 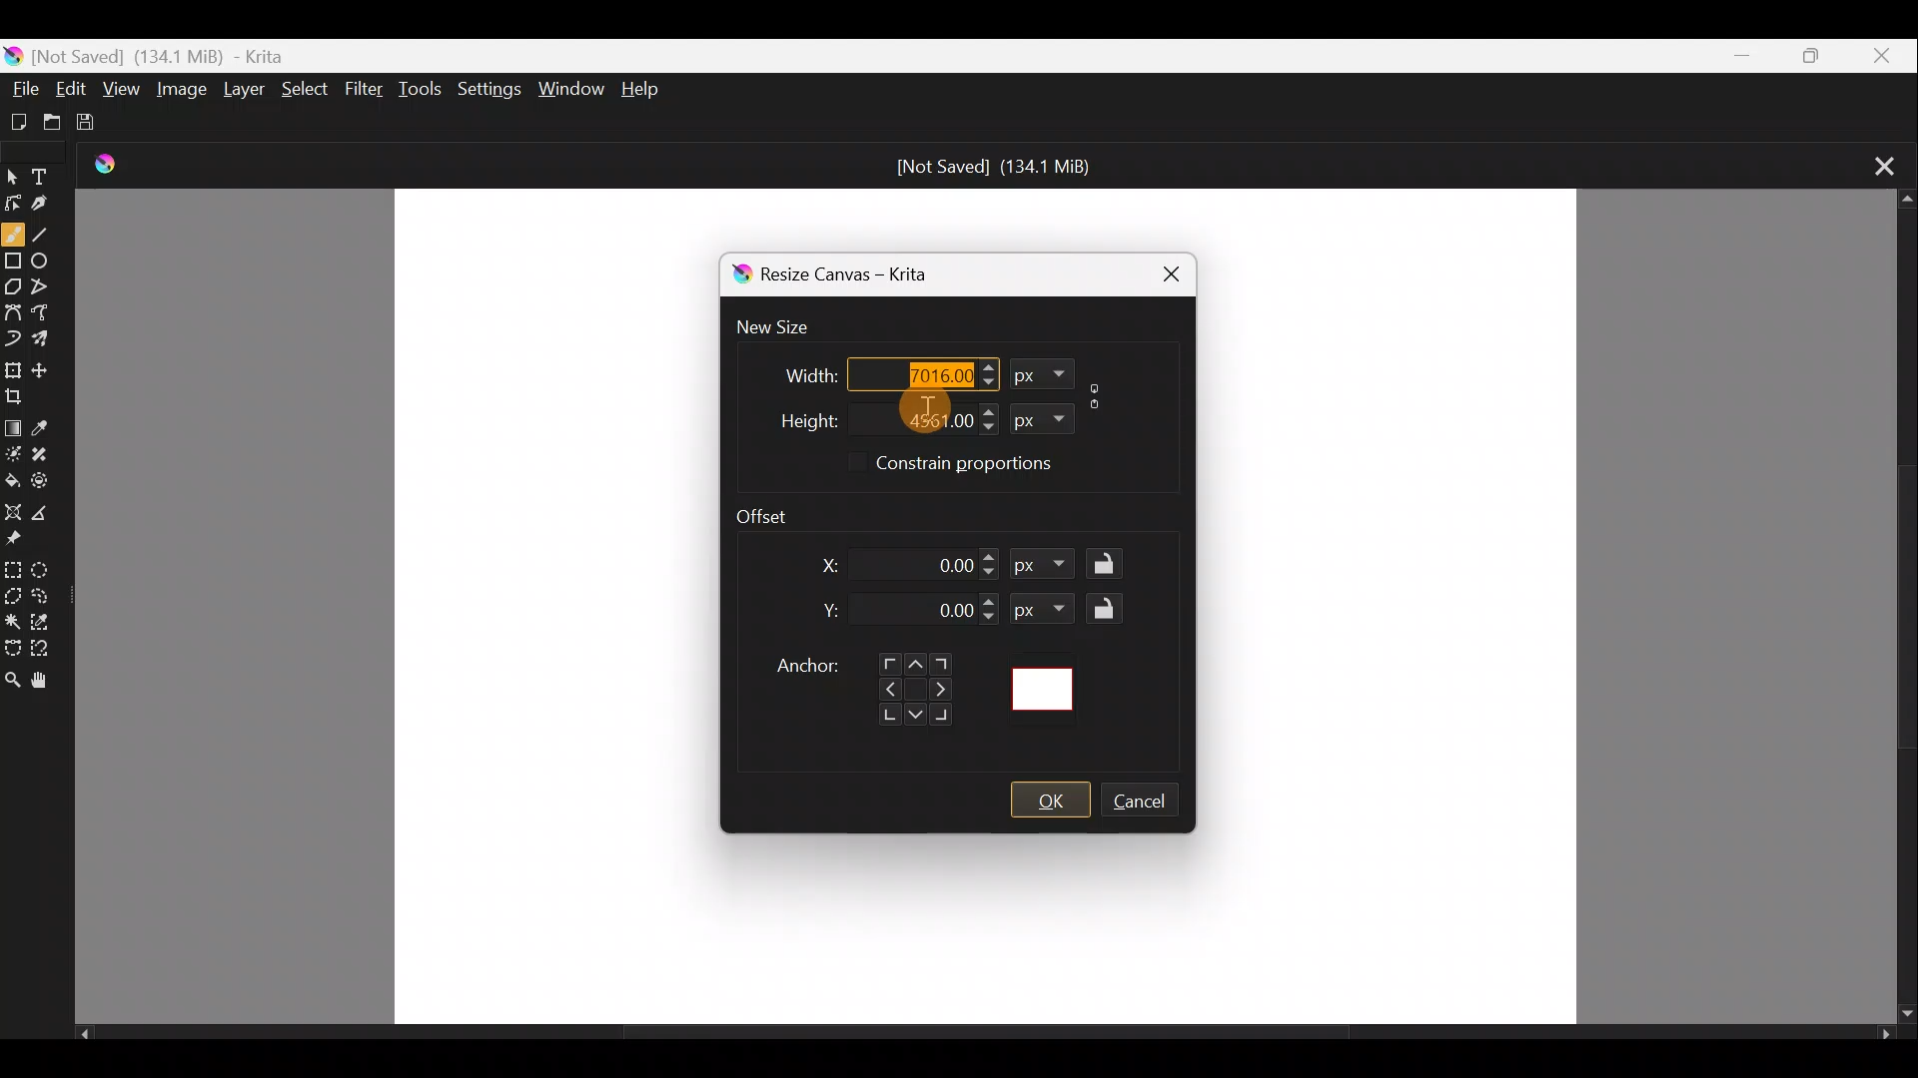 What do you see at coordinates (985, 1038) in the screenshot?
I see `Scroll bar` at bounding box center [985, 1038].